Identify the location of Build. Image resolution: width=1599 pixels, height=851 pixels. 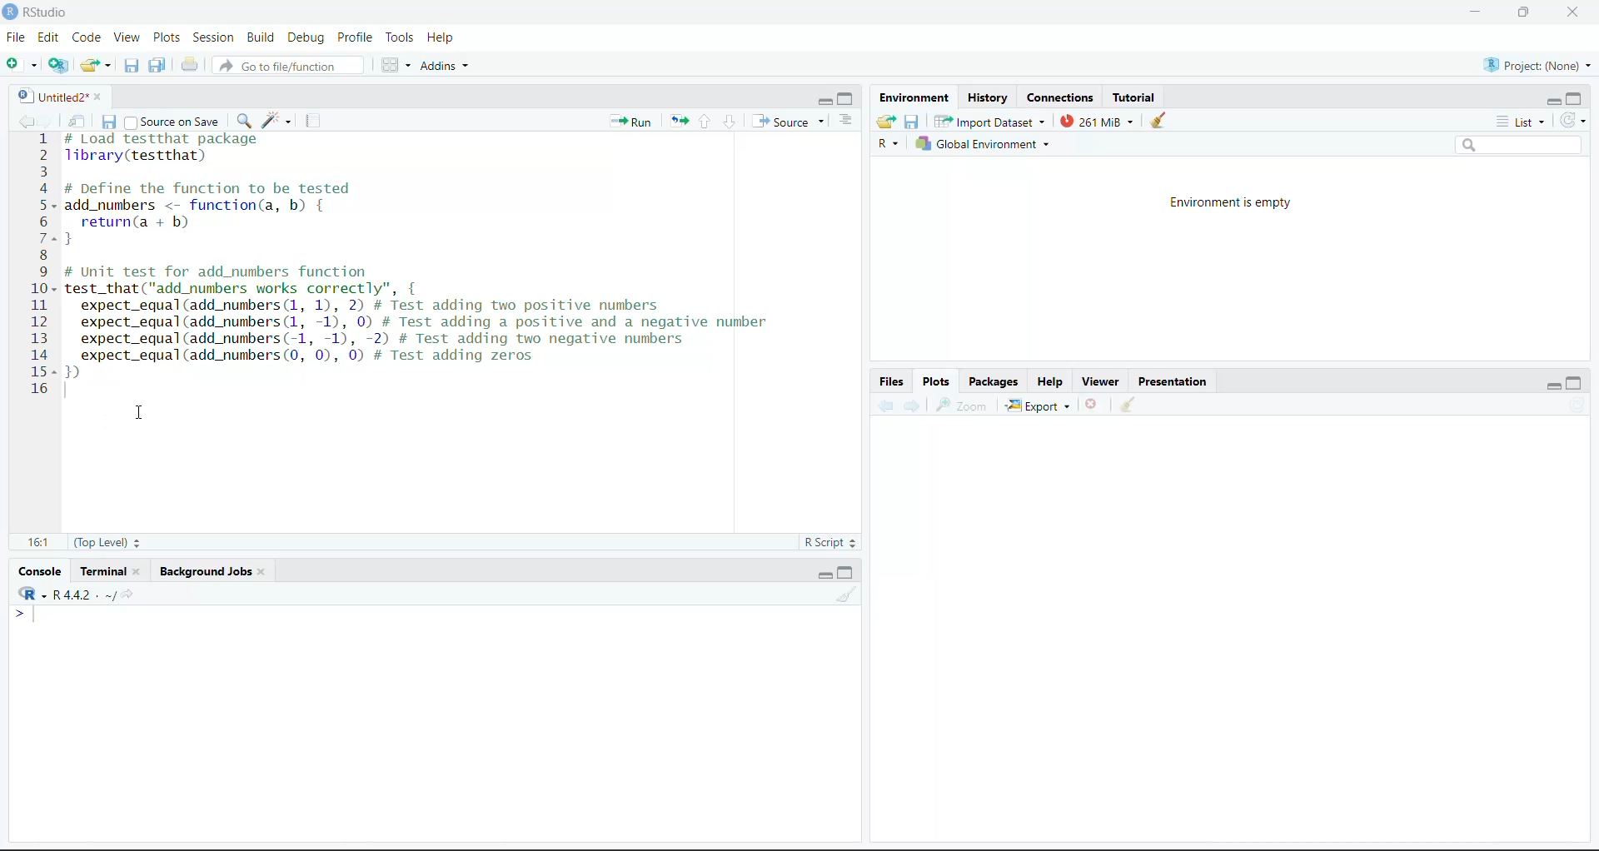
(259, 37).